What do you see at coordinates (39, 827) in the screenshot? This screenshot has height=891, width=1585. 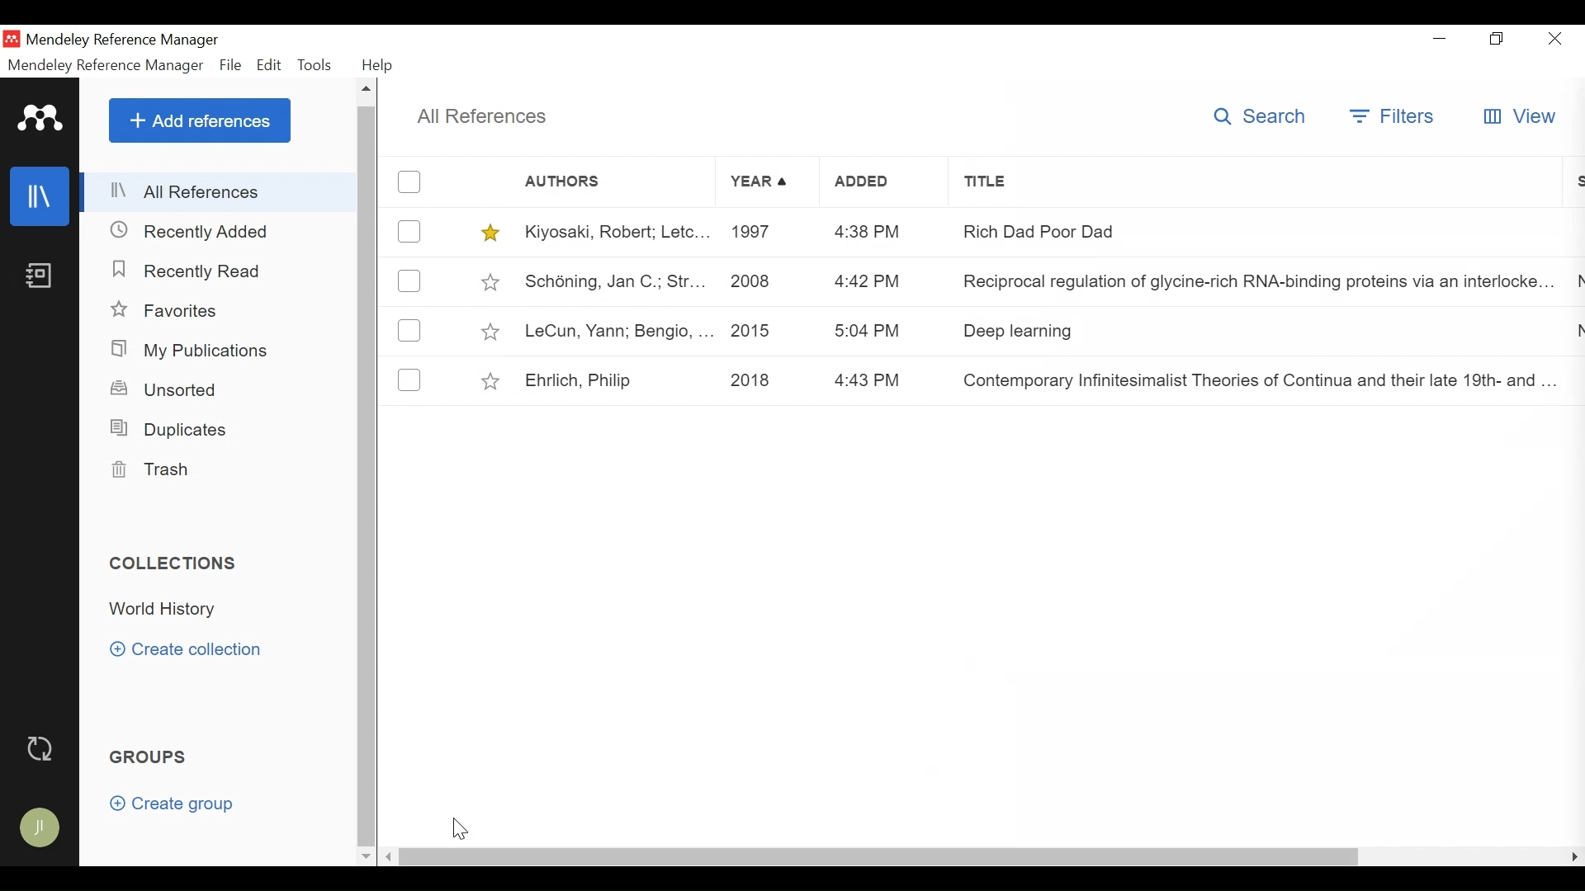 I see `Avatar` at bounding box center [39, 827].